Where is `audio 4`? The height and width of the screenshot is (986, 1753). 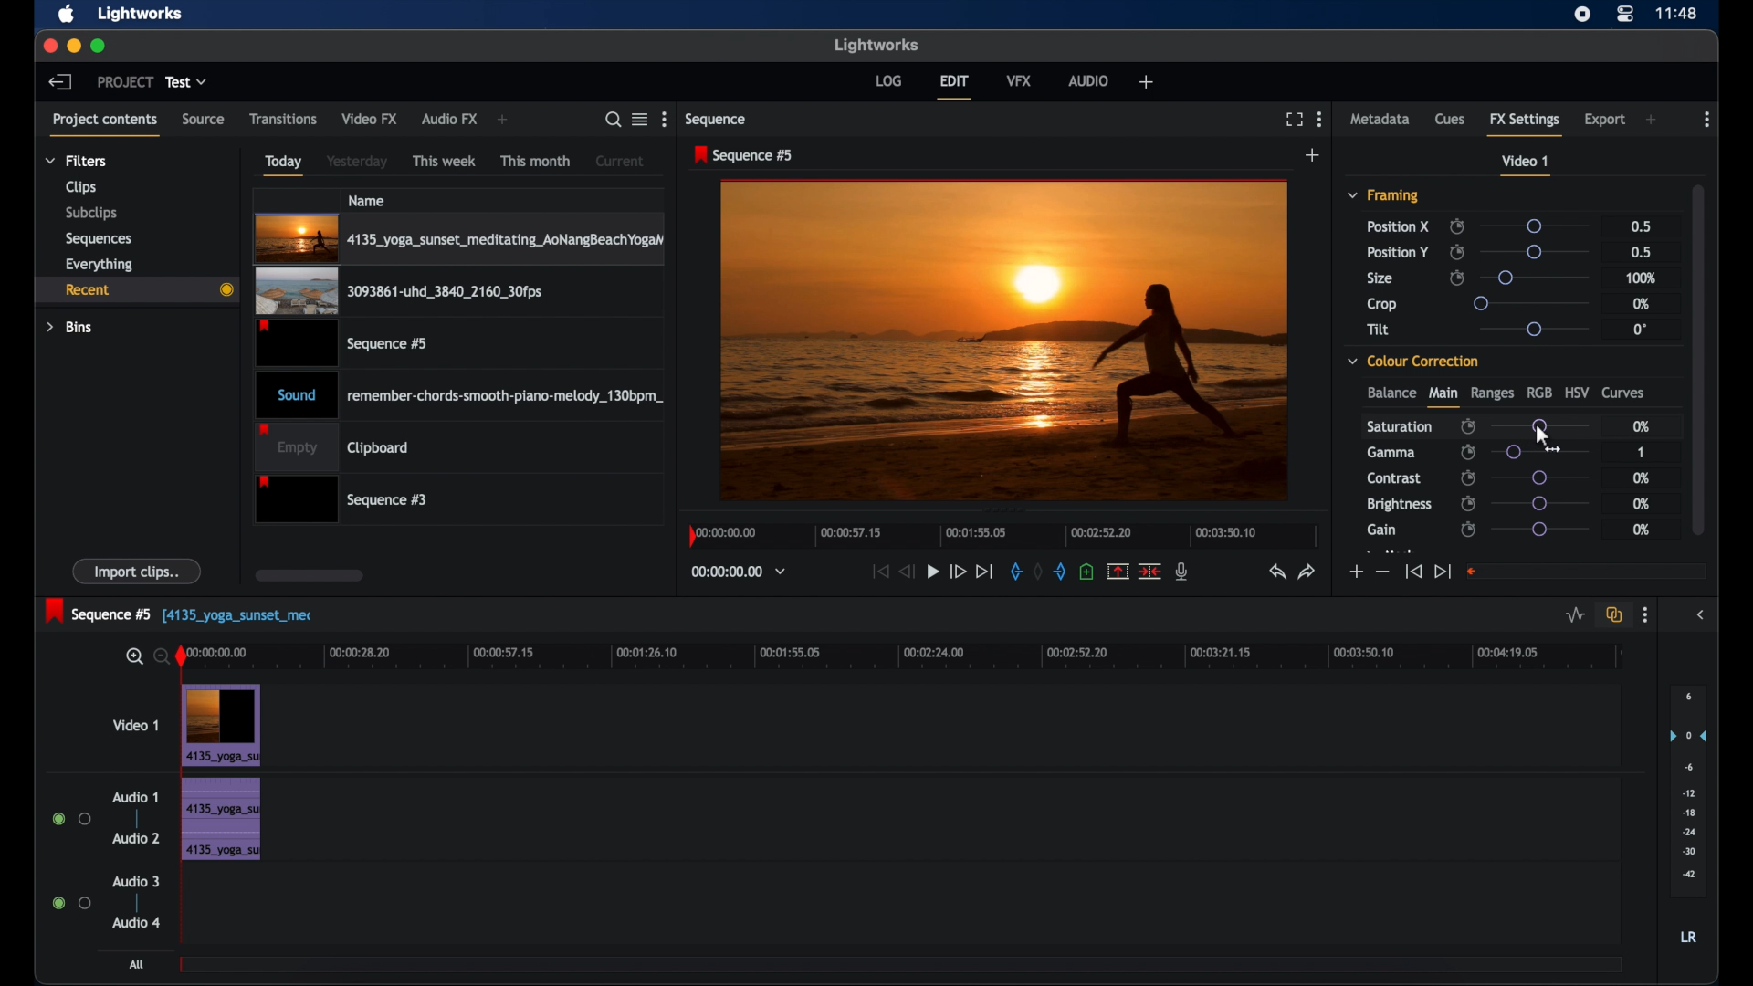
audio 4 is located at coordinates (135, 921).